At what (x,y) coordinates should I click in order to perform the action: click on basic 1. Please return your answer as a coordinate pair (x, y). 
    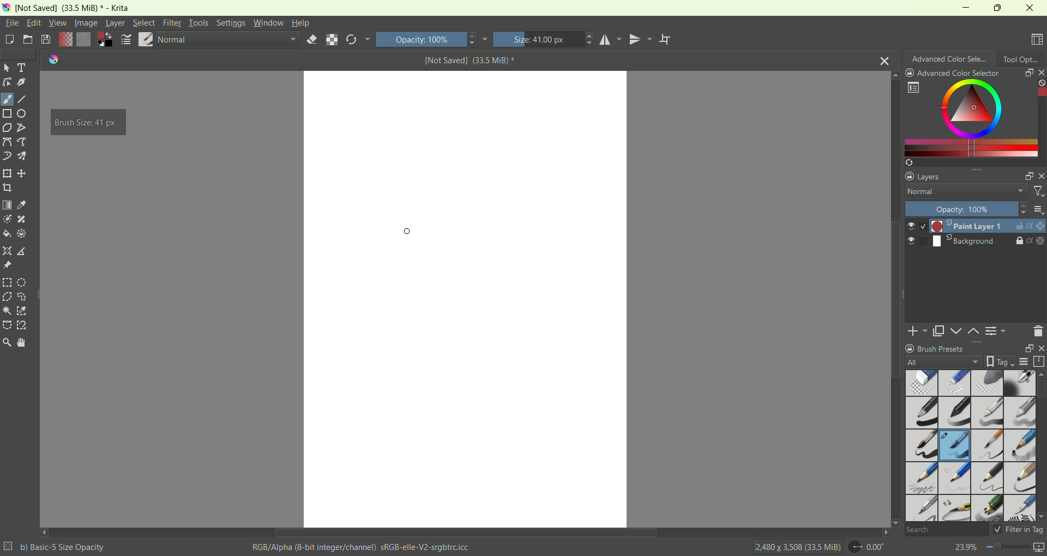
    Looking at the image, I should click on (924, 412).